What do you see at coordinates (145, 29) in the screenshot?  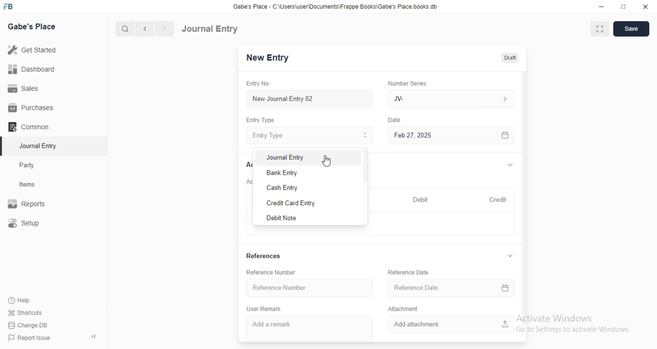 I see `Previous` at bounding box center [145, 29].